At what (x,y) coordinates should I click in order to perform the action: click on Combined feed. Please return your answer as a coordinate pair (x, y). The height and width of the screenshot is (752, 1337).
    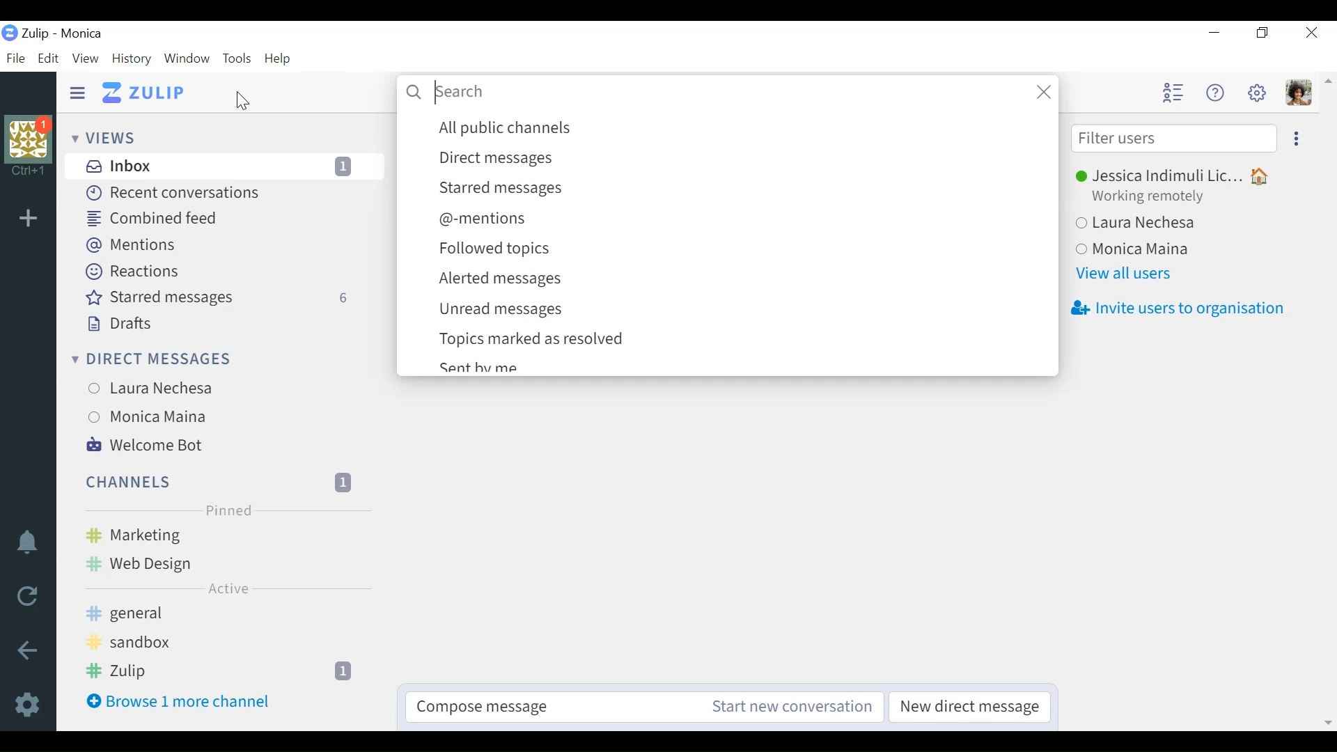
    Looking at the image, I should click on (151, 219).